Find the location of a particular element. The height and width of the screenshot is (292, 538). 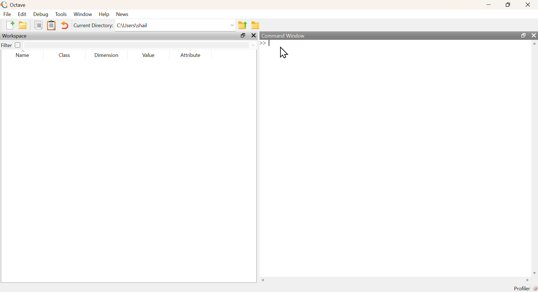

Help is located at coordinates (103, 14).